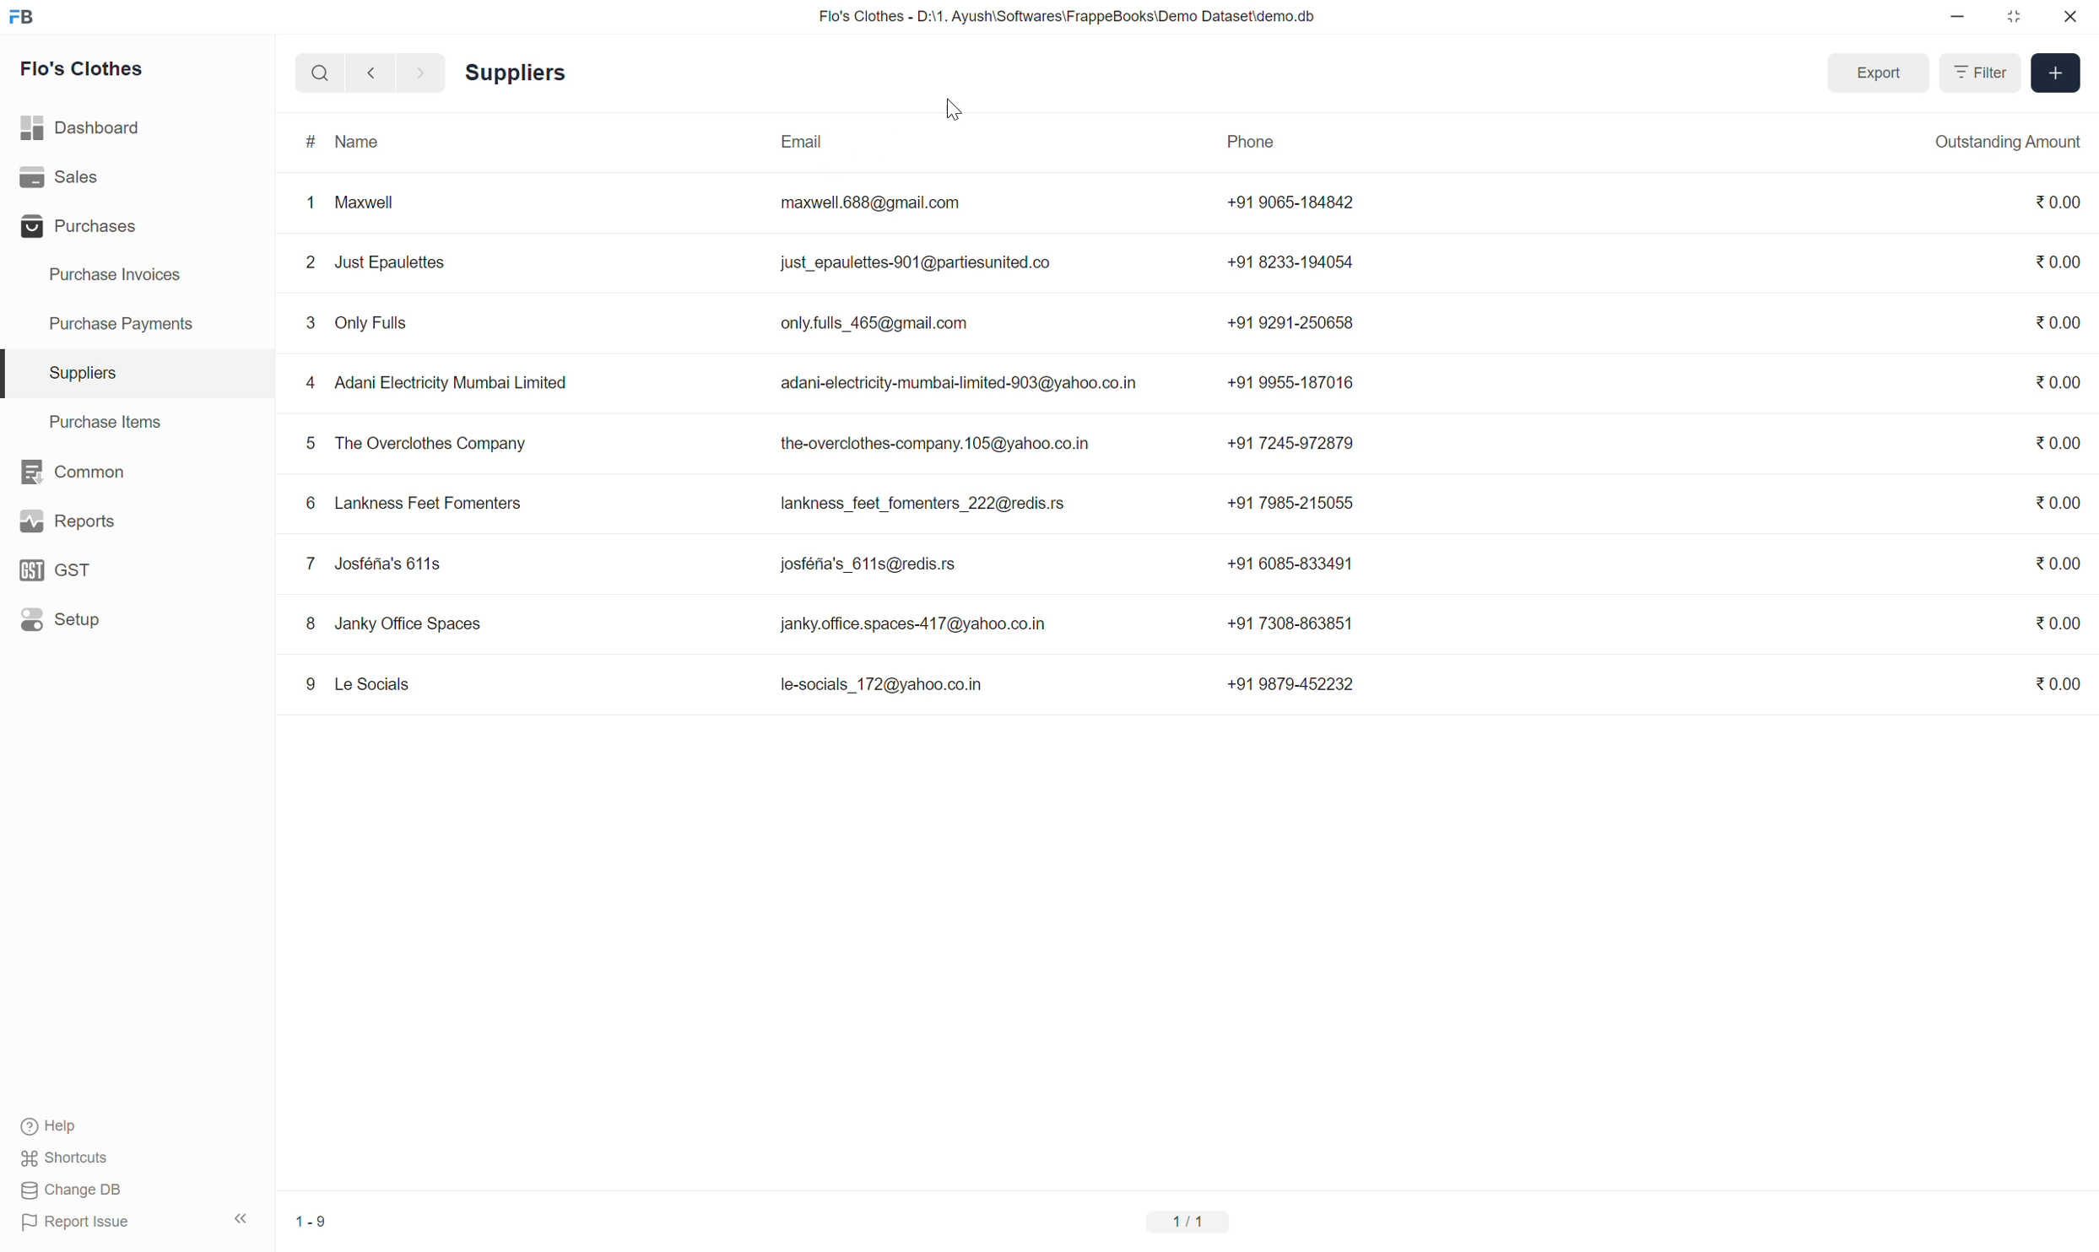 The width and height of the screenshot is (2099, 1252). I want to click on Email, so click(802, 141).